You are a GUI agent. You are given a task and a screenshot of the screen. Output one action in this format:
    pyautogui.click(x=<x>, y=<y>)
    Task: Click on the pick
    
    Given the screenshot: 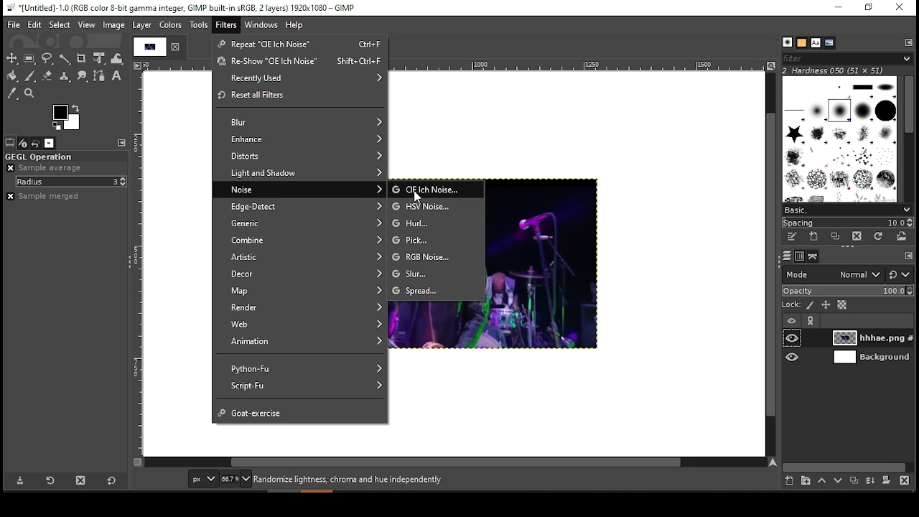 What is the action you would take?
    pyautogui.click(x=437, y=241)
    